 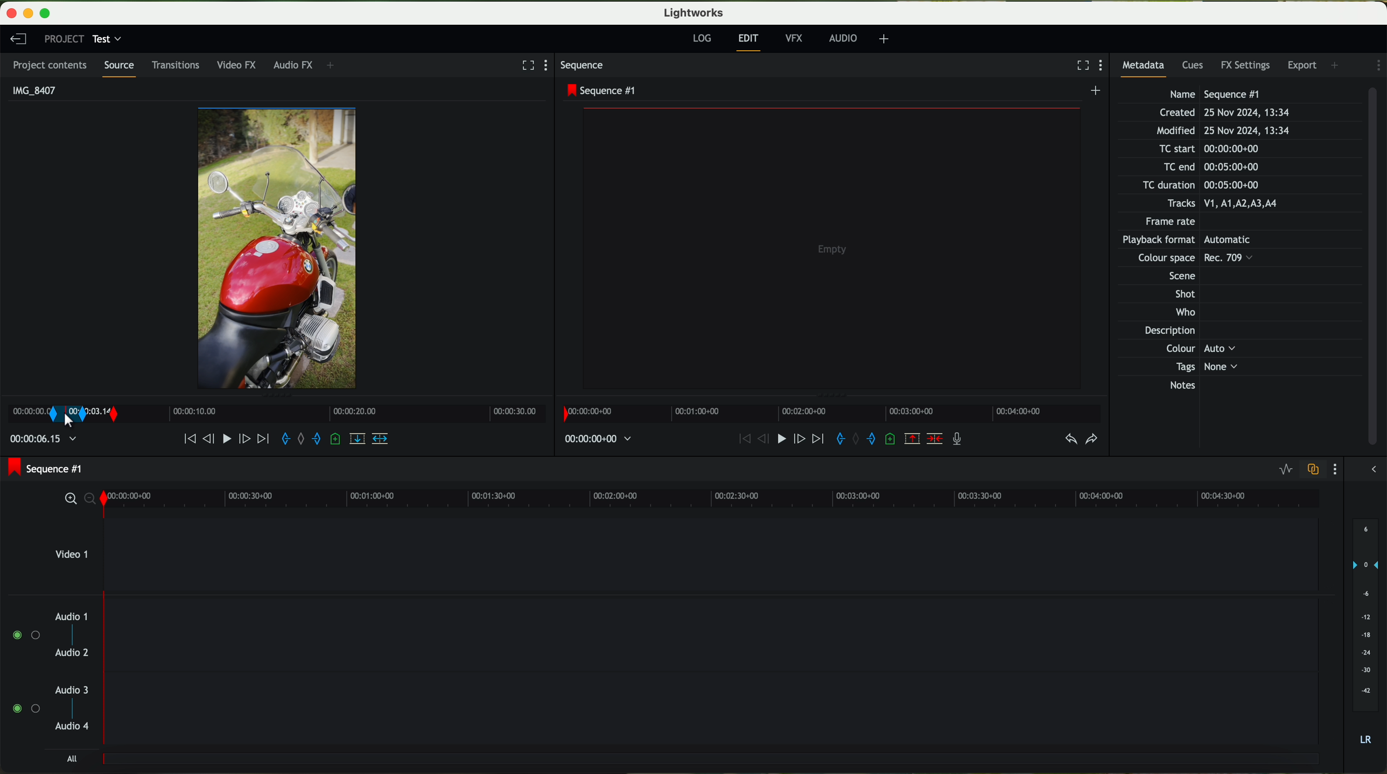 What do you see at coordinates (247, 440) in the screenshot?
I see `nudge one frame forward` at bounding box center [247, 440].